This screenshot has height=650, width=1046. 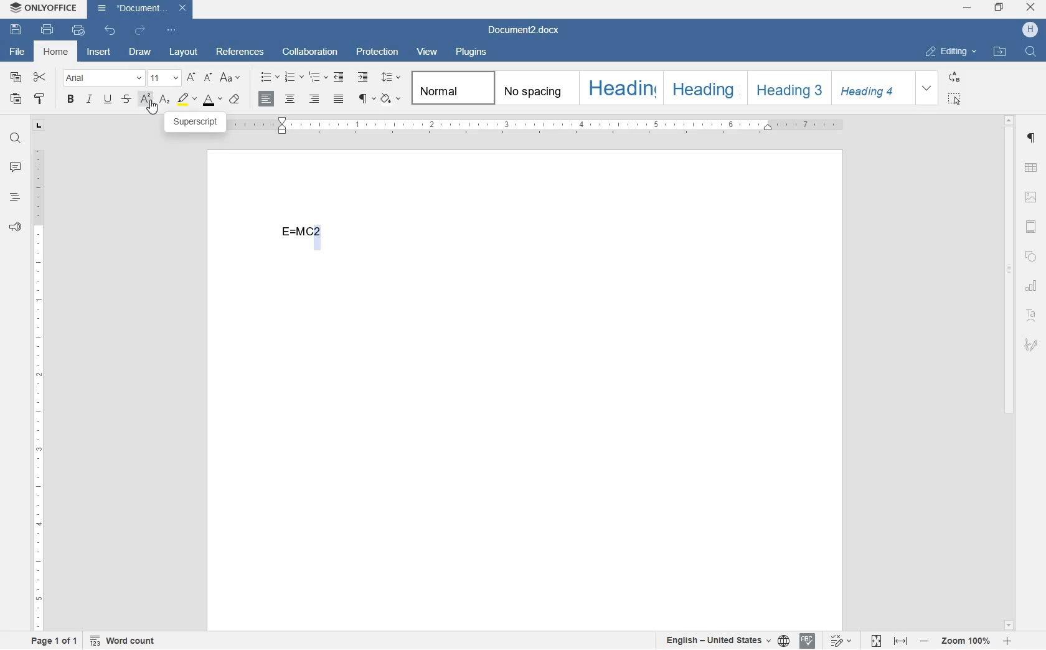 What do you see at coordinates (1033, 139) in the screenshot?
I see `paragraph settings` at bounding box center [1033, 139].